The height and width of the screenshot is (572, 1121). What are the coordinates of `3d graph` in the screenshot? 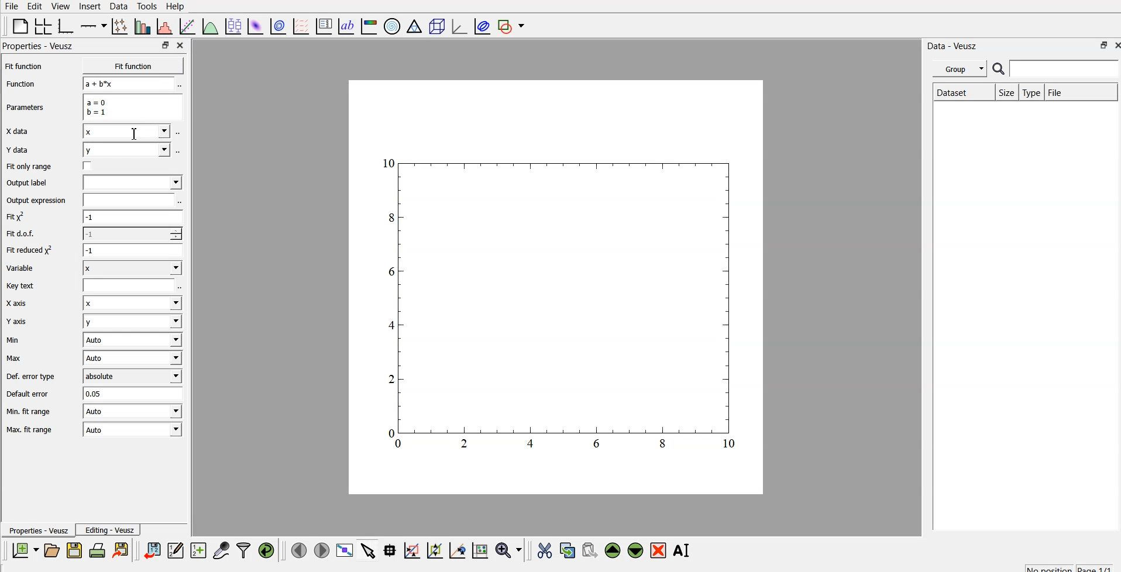 It's located at (461, 27).